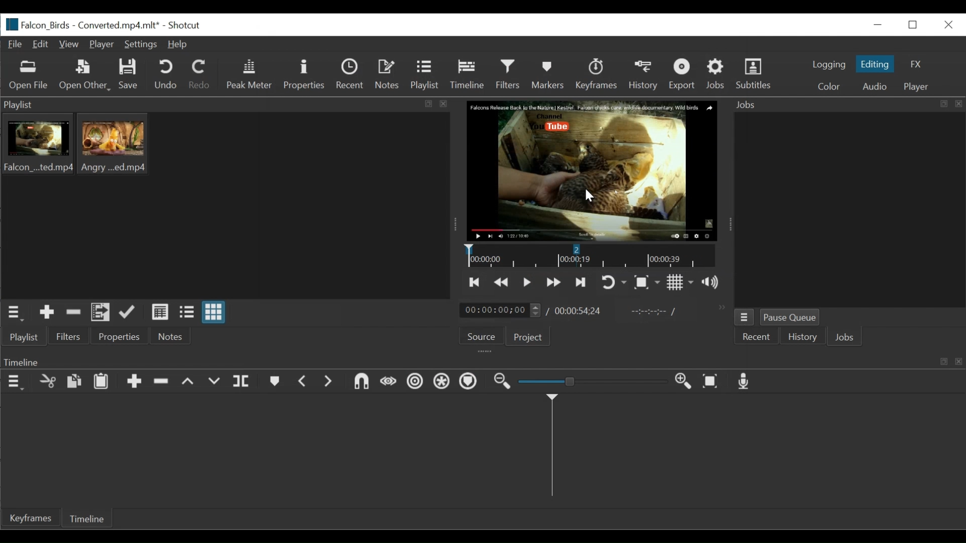 The width and height of the screenshot is (966, 543). Describe the element at coordinates (716, 74) in the screenshot. I see `Jobs` at that location.